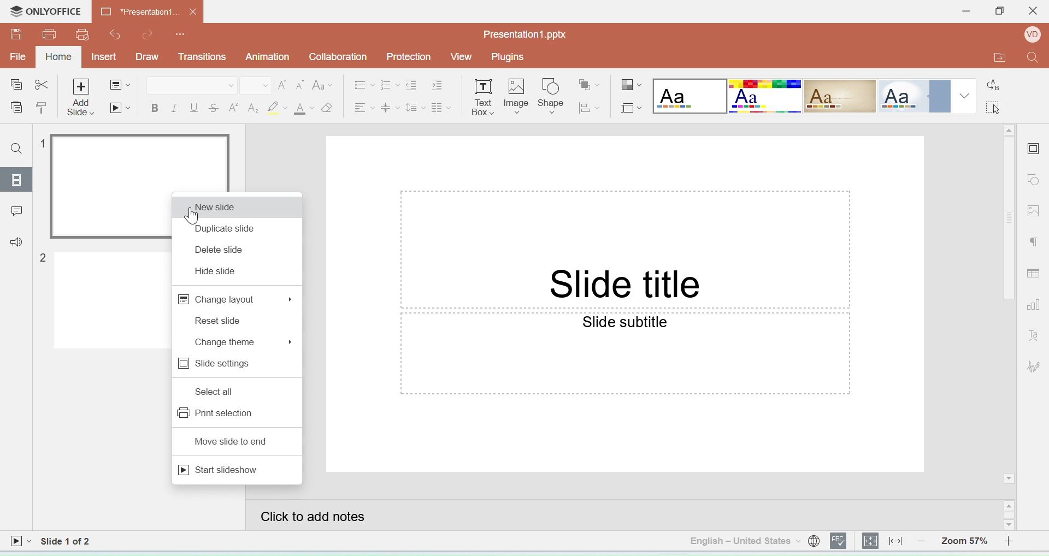  I want to click on Decrement font size, so click(300, 86).